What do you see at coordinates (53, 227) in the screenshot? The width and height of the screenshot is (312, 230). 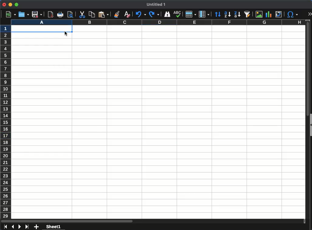 I see `sheet 1` at bounding box center [53, 227].